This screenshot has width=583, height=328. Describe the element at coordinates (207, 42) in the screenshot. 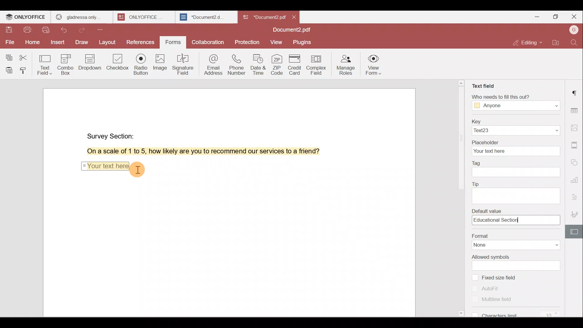

I see `Collaboration` at that location.